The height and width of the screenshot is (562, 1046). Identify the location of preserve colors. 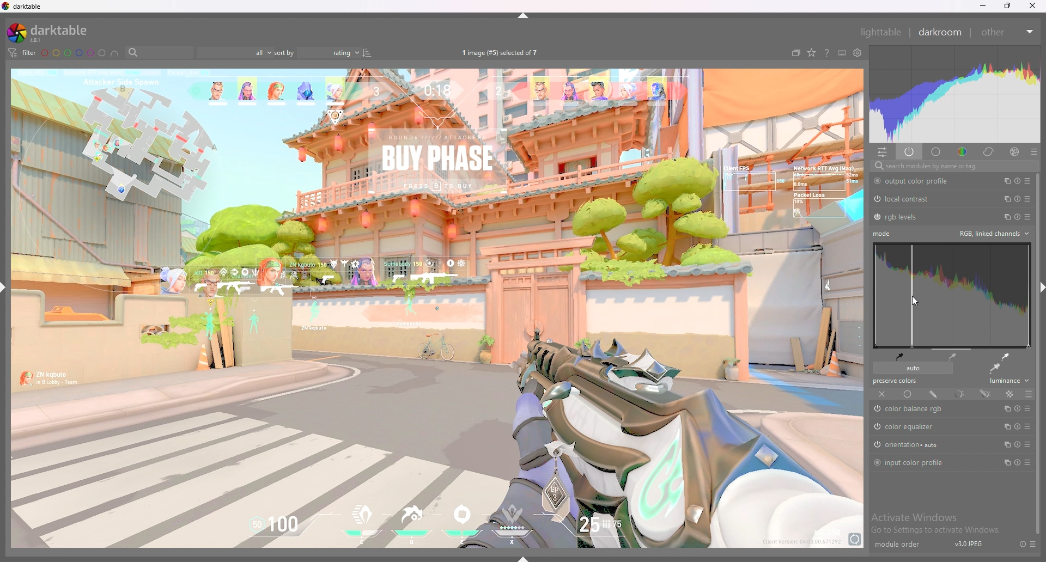
(897, 381).